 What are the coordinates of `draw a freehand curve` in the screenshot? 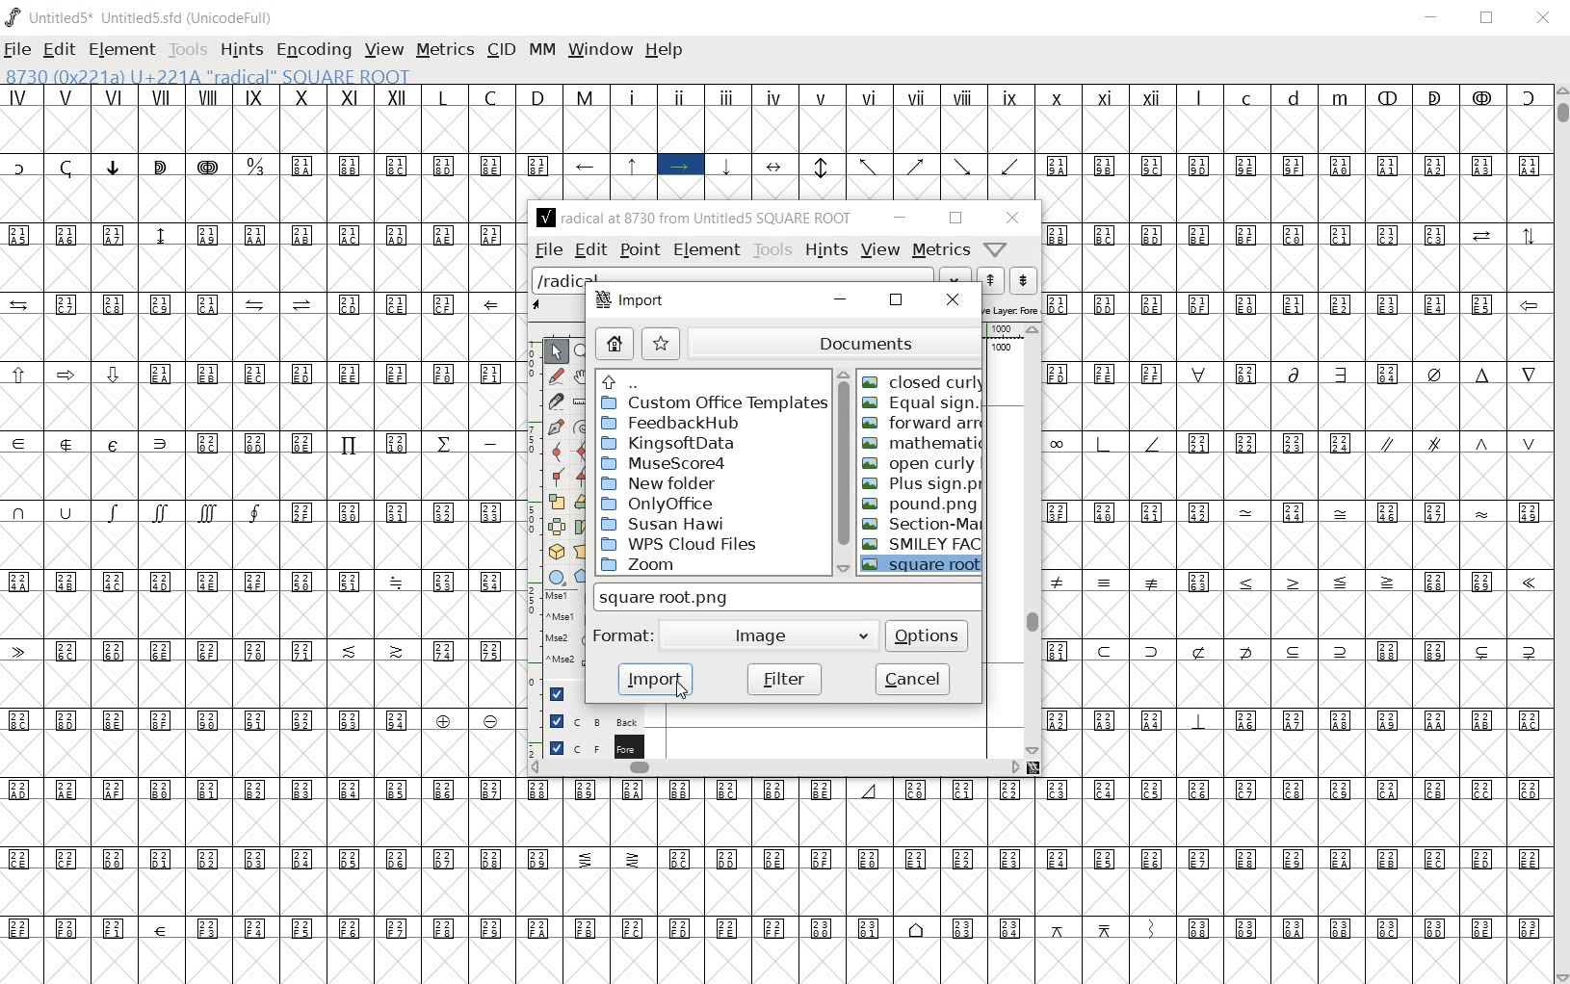 It's located at (556, 375).